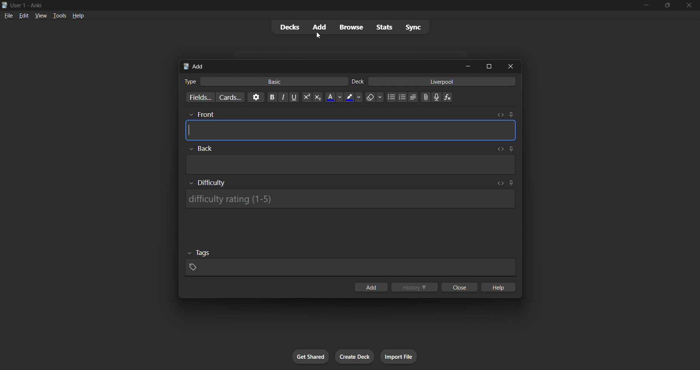 Image resolution: width=700 pixels, height=370 pixels. Describe the element at coordinates (435, 83) in the screenshot. I see `card deck input box` at that location.